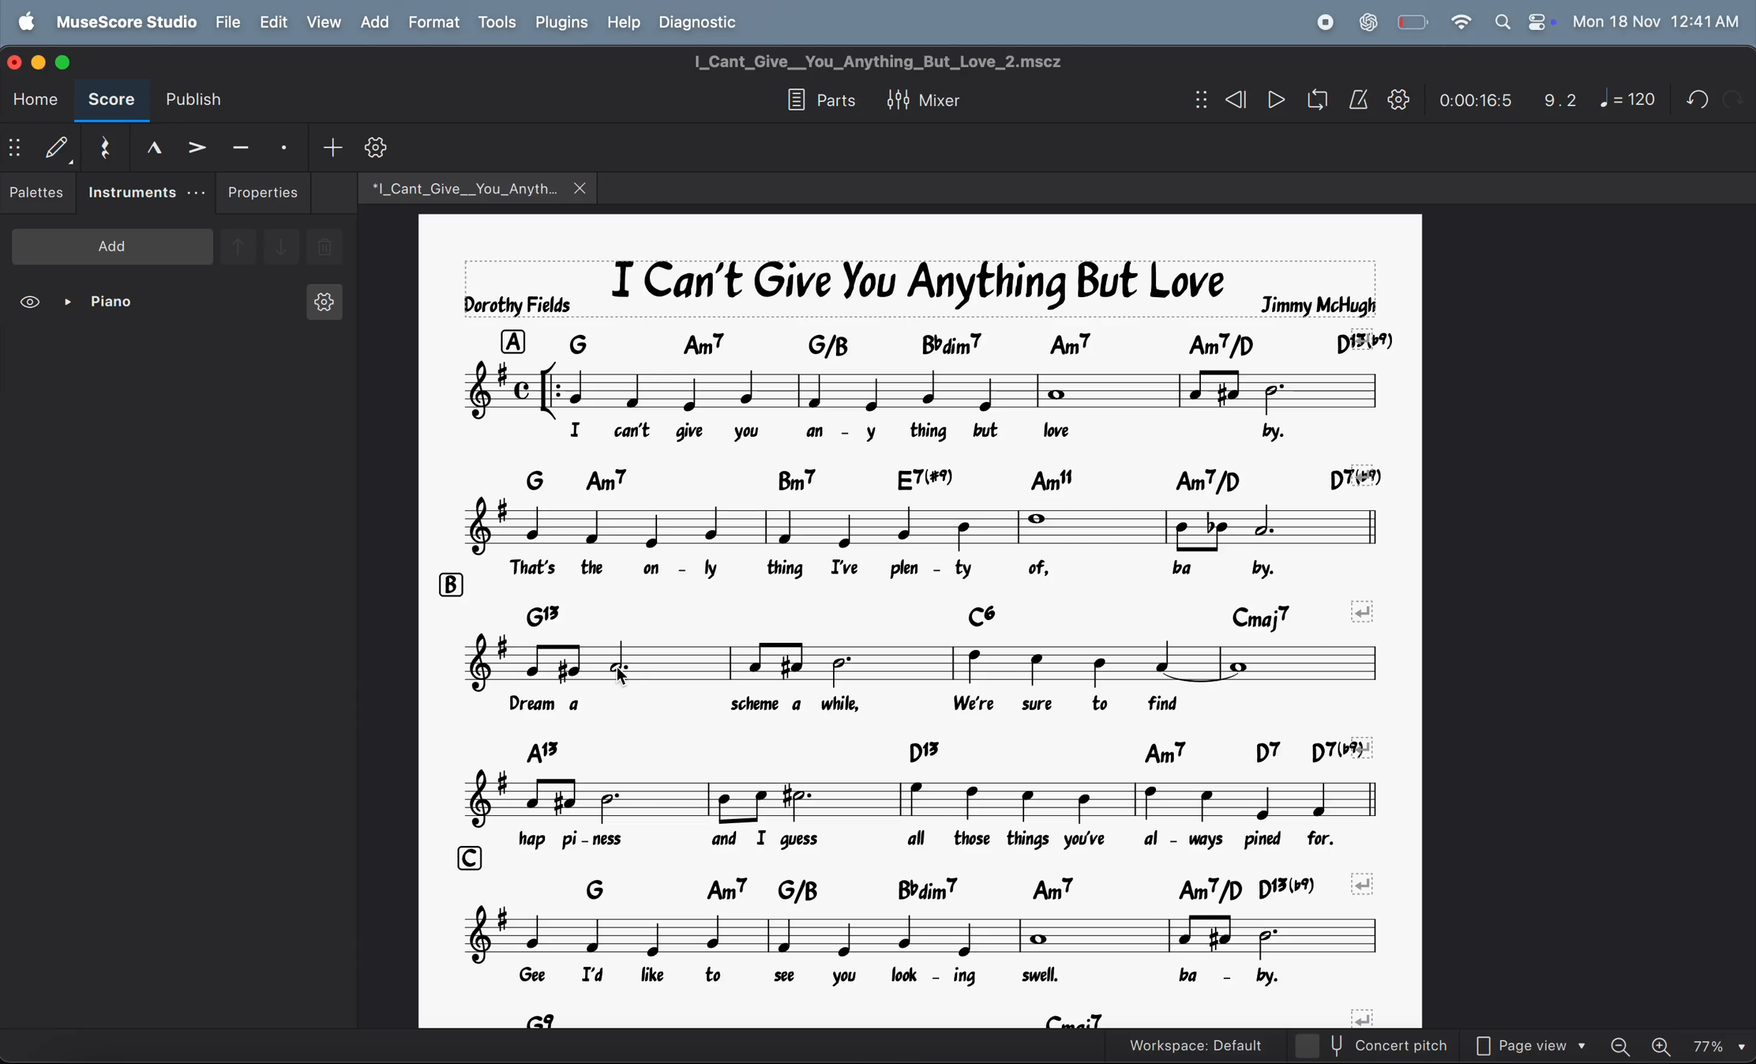 This screenshot has height=1064, width=1756. What do you see at coordinates (926, 391) in the screenshot?
I see `notes` at bounding box center [926, 391].